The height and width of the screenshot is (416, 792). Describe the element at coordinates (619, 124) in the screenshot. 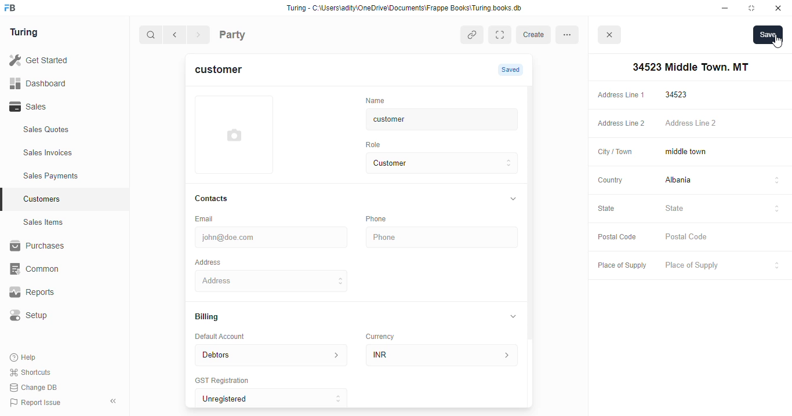

I see `Address Line 2` at that location.